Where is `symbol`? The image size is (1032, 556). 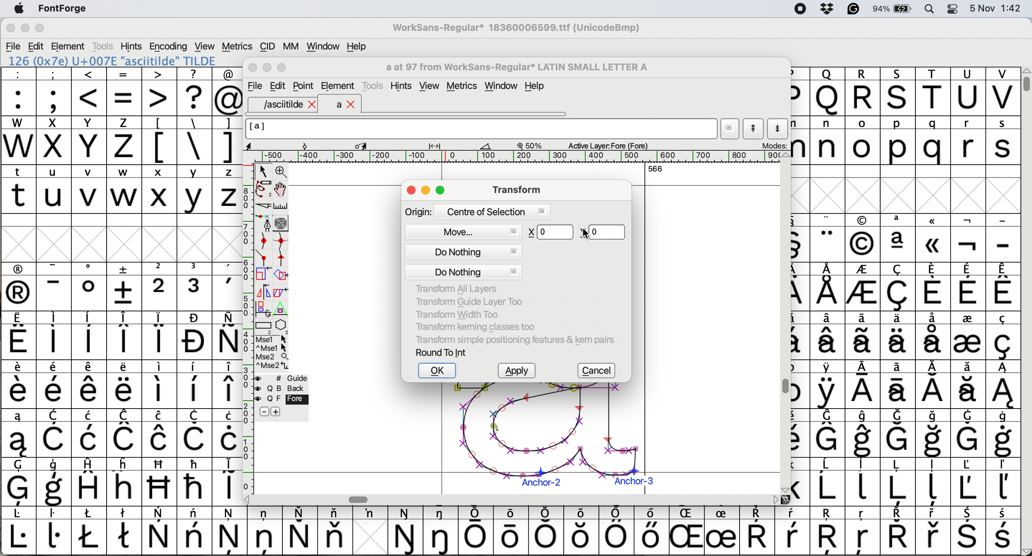
symbol is located at coordinates (89, 530).